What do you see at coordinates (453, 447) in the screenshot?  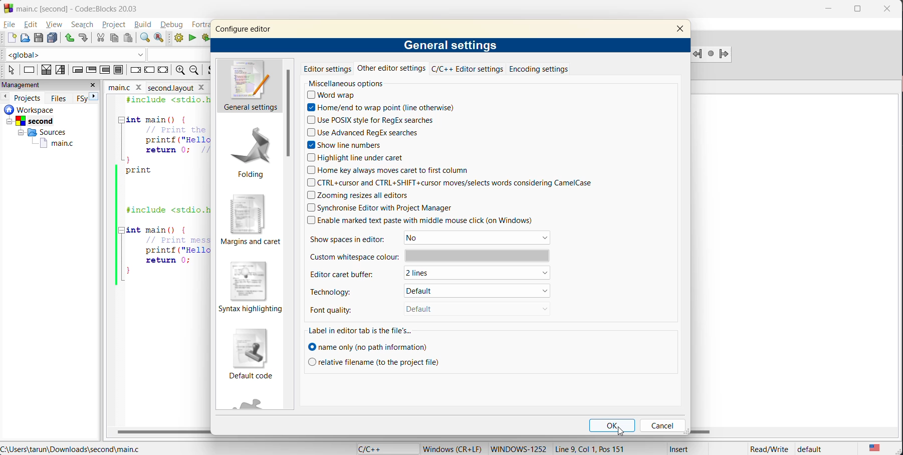 I see `metadata` at bounding box center [453, 447].